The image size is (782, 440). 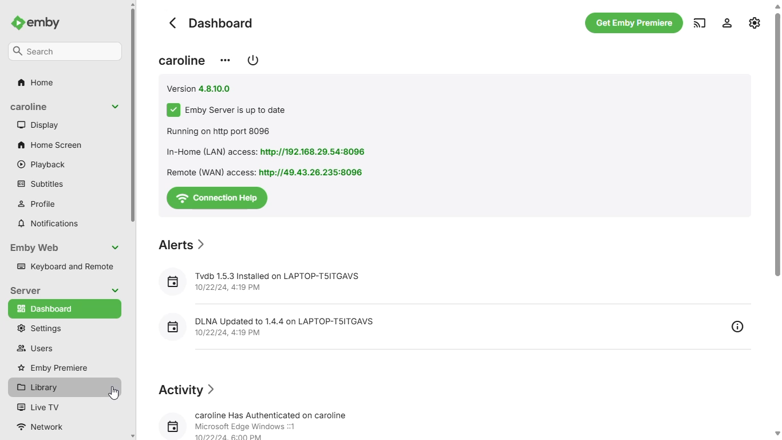 What do you see at coordinates (48, 224) in the screenshot?
I see `notifications` at bounding box center [48, 224].